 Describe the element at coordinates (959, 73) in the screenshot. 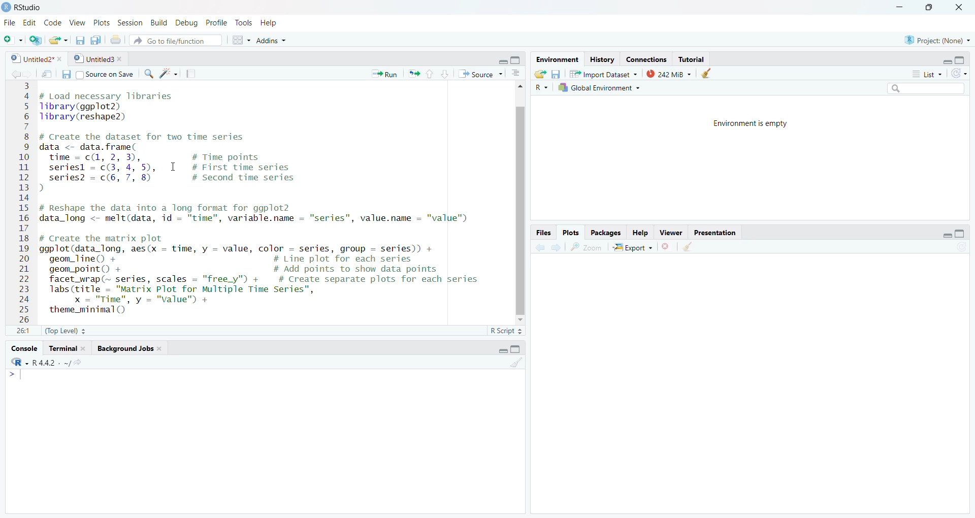

I see `Refresh Theme` at that location.